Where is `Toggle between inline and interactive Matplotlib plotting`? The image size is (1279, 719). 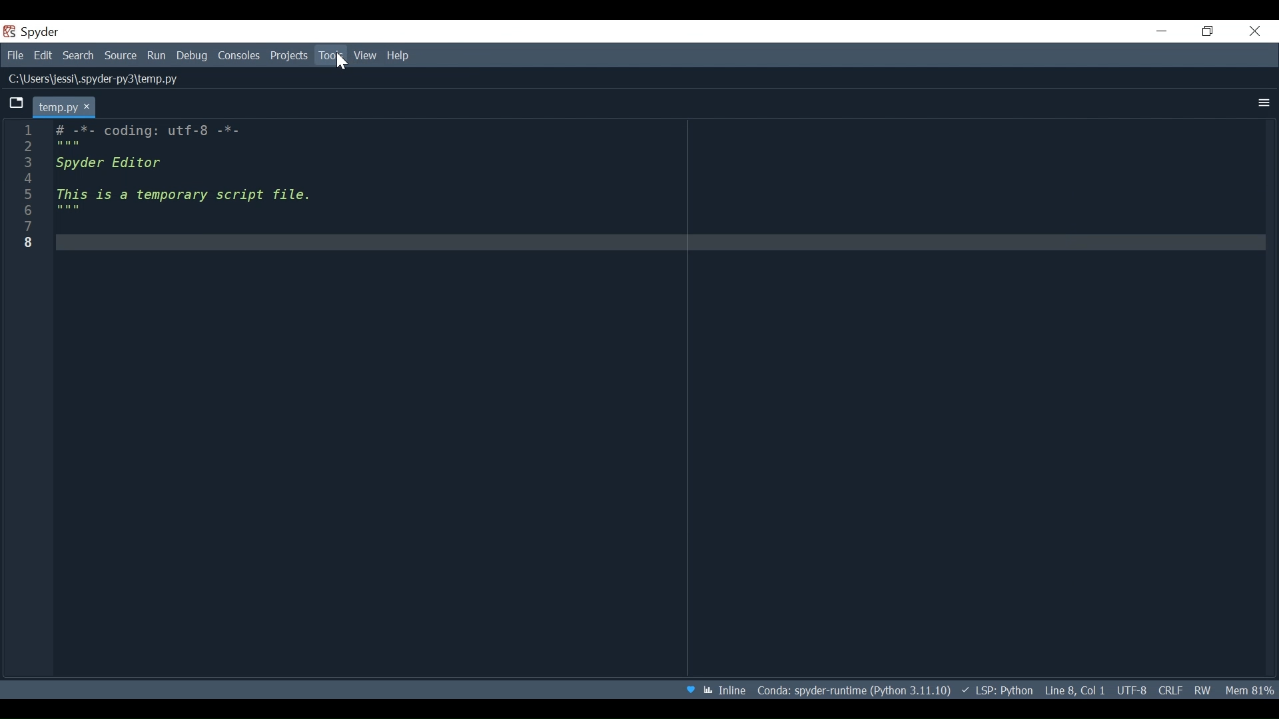
Toggle between inline and interactive Matplotlib plotting is located at coordinates (727, 690).